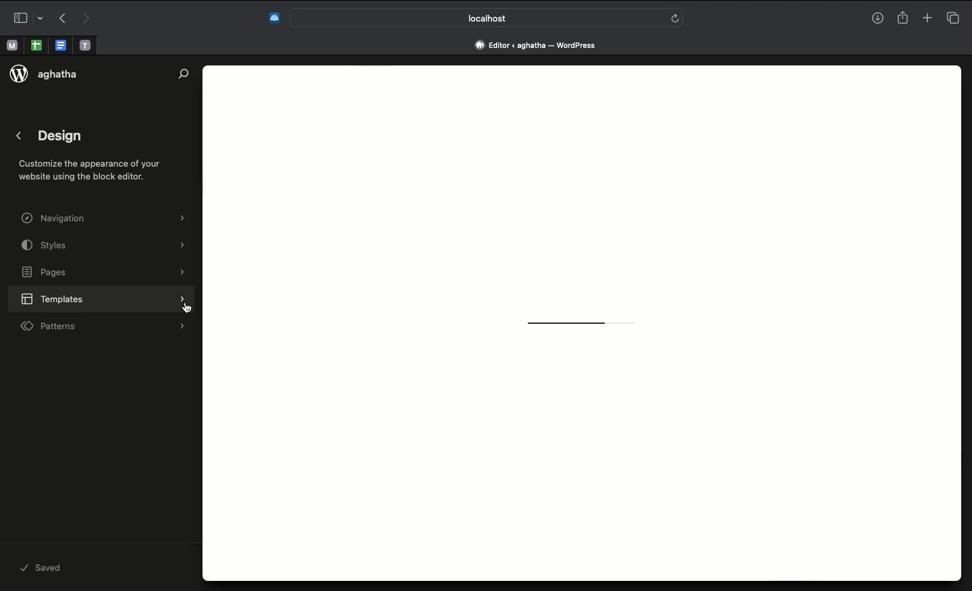 The height and width of the screenshot is (591, 972). I want to click on Search, so click(182, 75).